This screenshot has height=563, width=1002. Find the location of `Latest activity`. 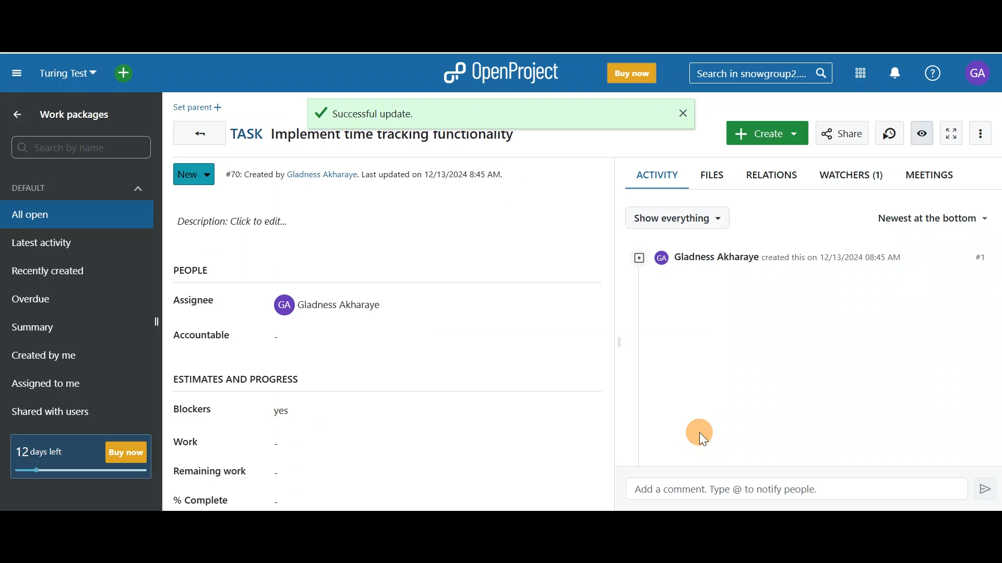

Latest activity is located at coordinates (57, 243).